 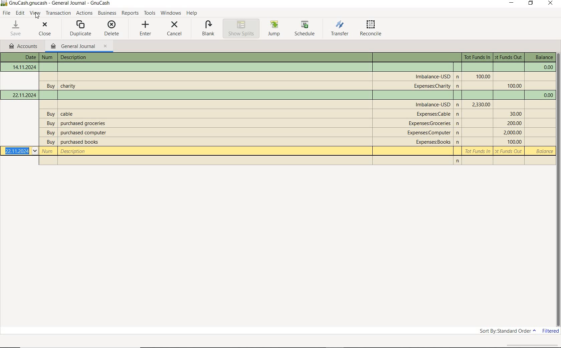 I want to click on Date, so click(x=24, y=95).